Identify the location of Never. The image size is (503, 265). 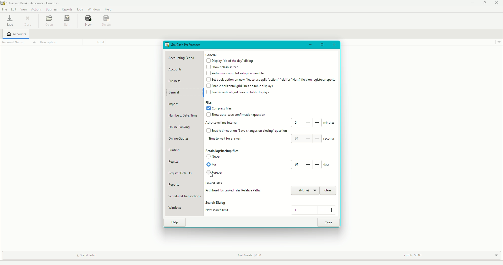
(215, 157).